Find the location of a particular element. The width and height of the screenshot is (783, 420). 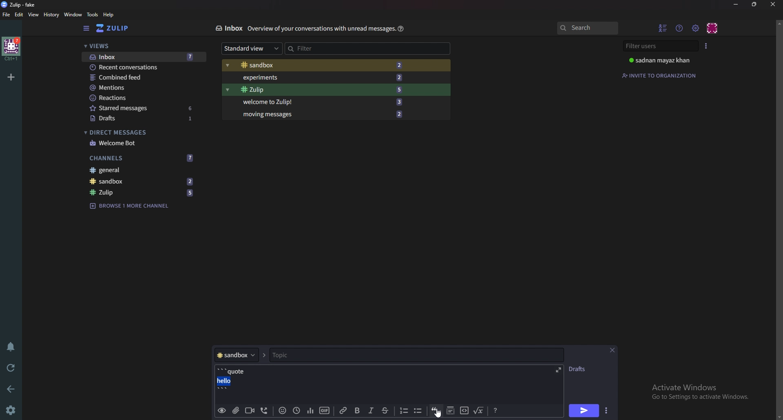

Views is located at coordinates (138, 46).